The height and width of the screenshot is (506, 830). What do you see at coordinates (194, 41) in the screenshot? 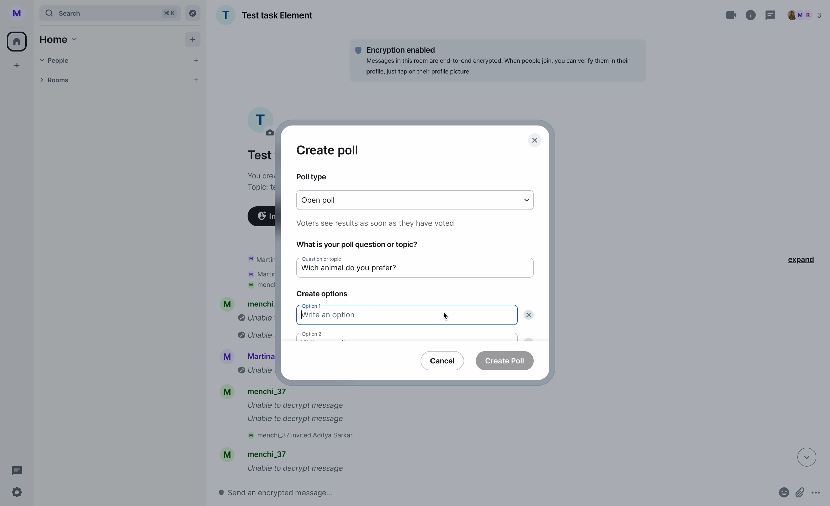
I see `add` at bounding box center [194, 41].